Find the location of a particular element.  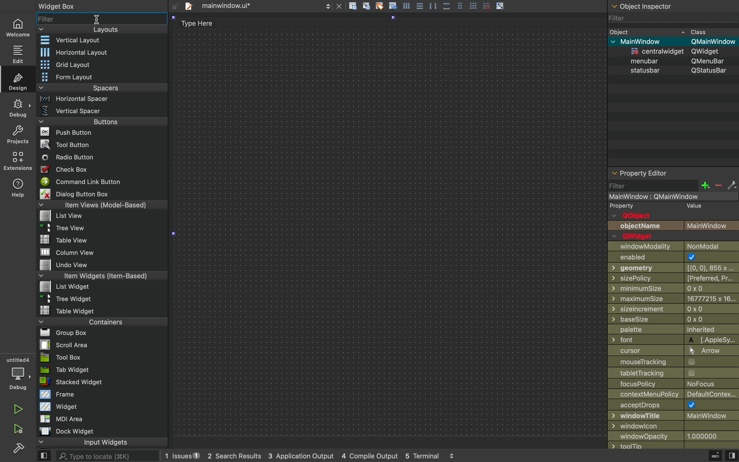

status bar is located at coordinates (674, 71).